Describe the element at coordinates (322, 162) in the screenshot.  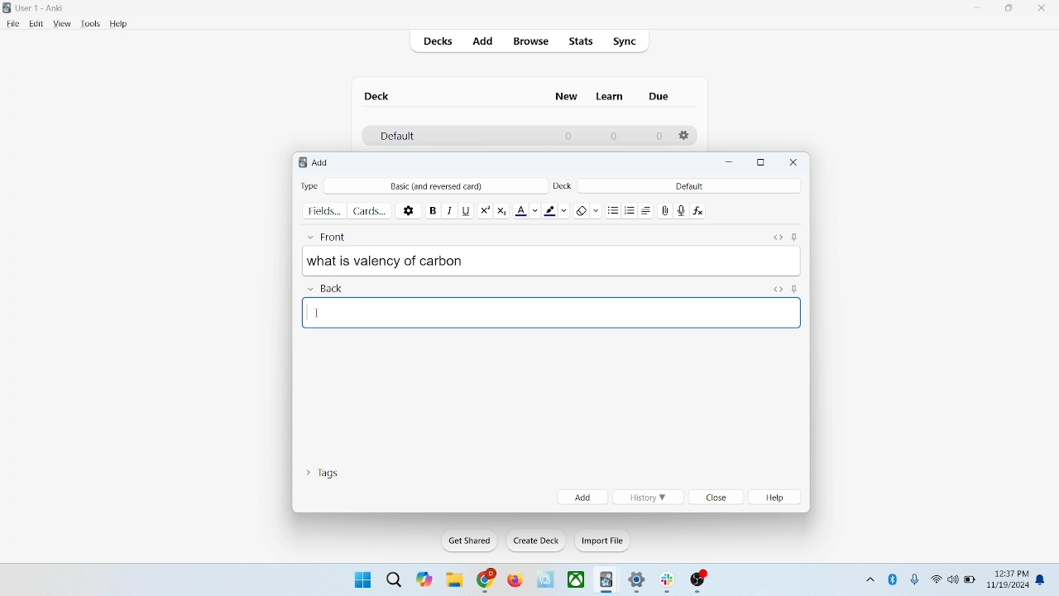
I see `add` at that location.